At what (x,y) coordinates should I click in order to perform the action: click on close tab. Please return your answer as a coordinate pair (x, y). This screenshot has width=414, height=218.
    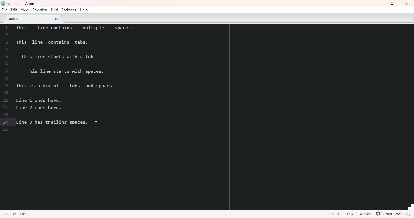
    Looking at the image, I should click on (56, 19).